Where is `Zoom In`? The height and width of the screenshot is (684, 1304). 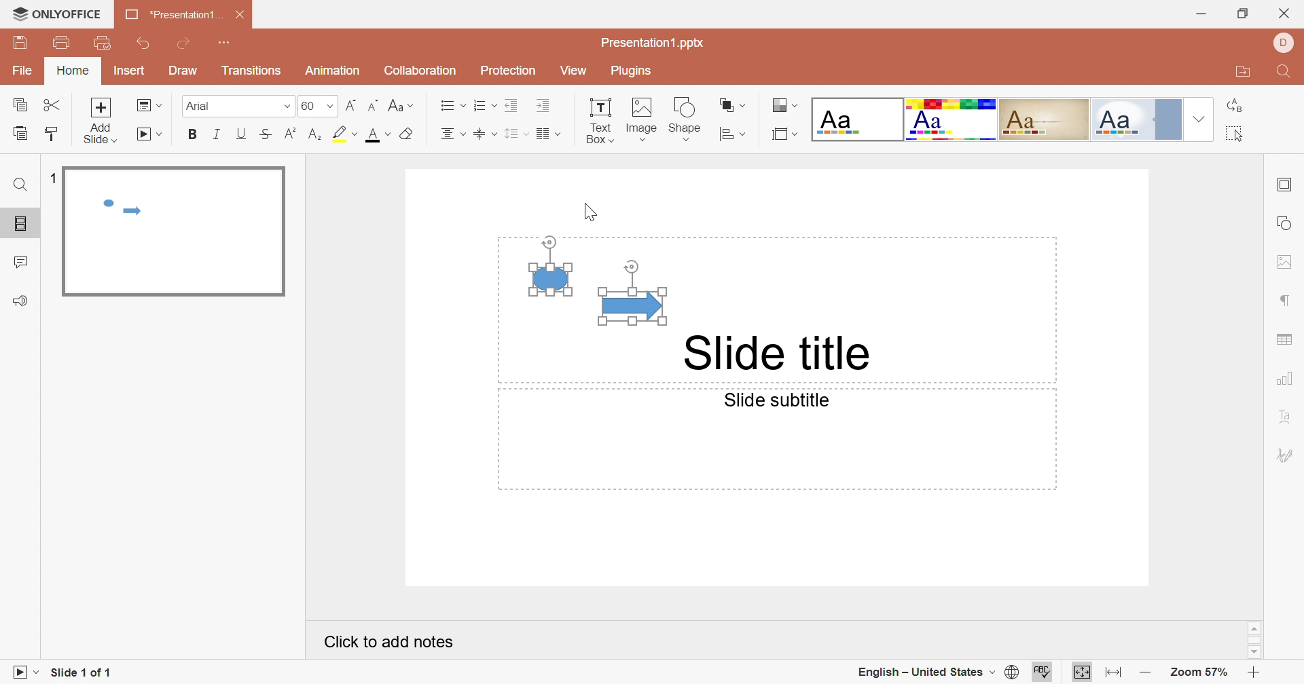
Zoom In is located at coordinates (1256, 672).